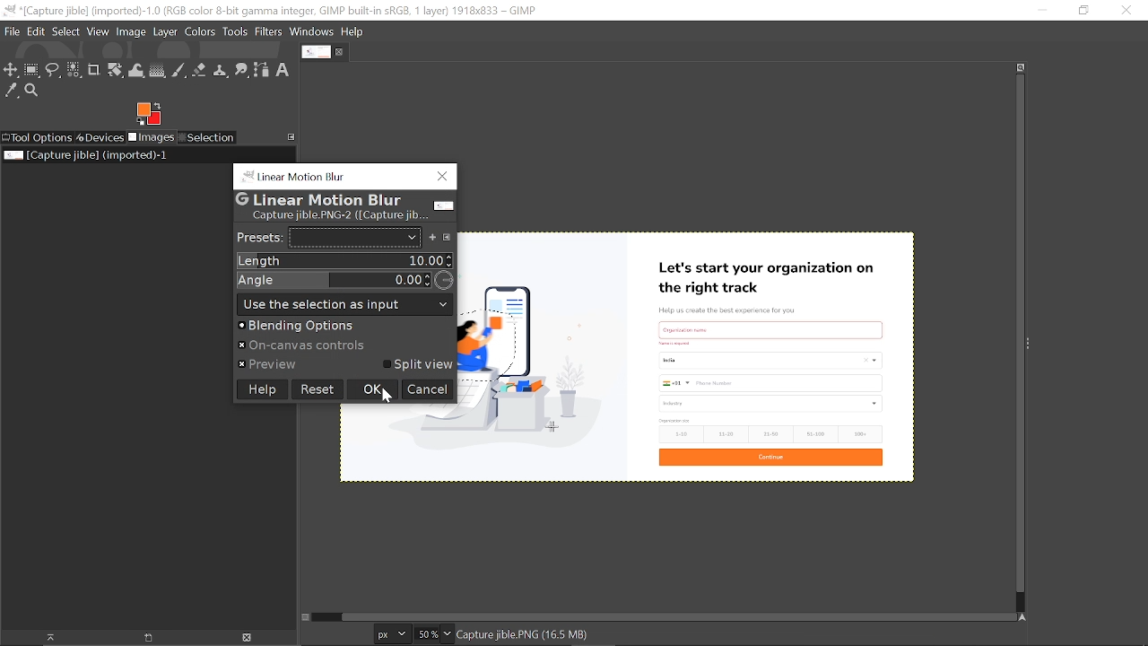 The image size is (1148, 646). I want to click on Length, so click(344, 260).